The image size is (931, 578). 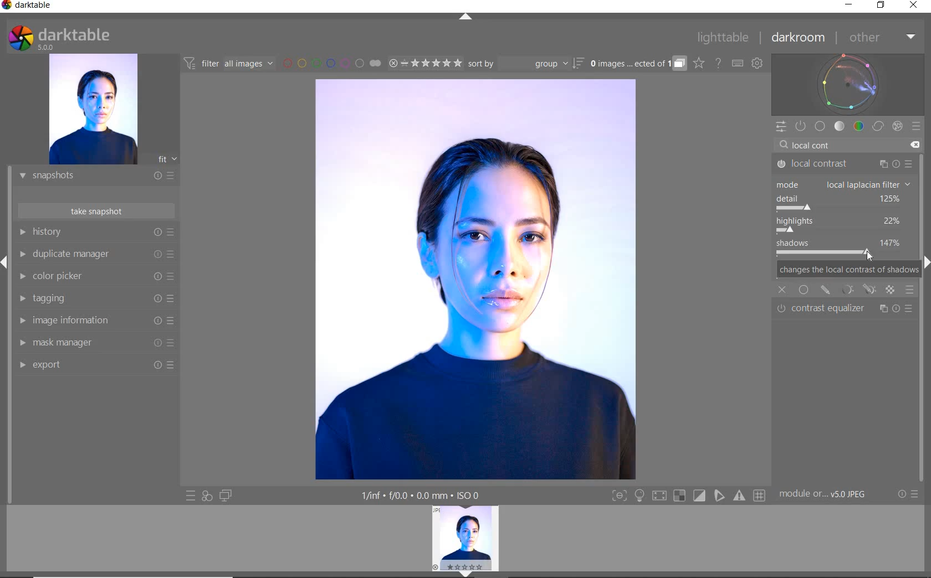 I want to click on MODULE...v5.0 JPEG, so click(x=831, y=494).